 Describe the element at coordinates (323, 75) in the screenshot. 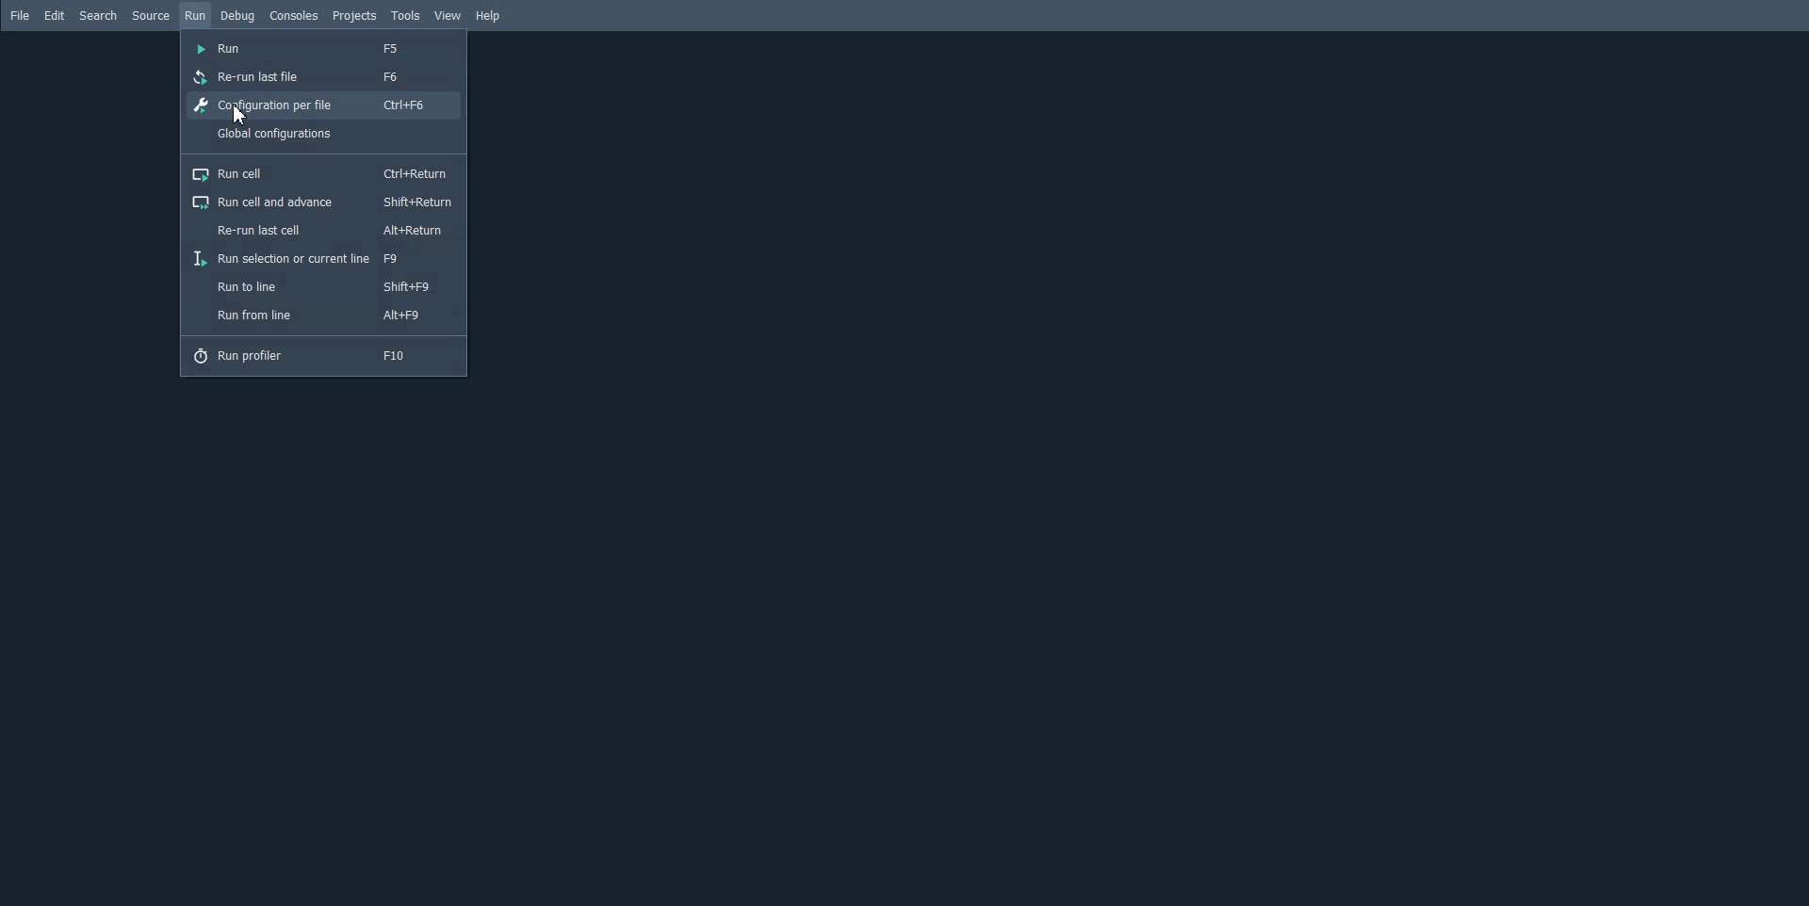

I see `Re-run last file` at that location.